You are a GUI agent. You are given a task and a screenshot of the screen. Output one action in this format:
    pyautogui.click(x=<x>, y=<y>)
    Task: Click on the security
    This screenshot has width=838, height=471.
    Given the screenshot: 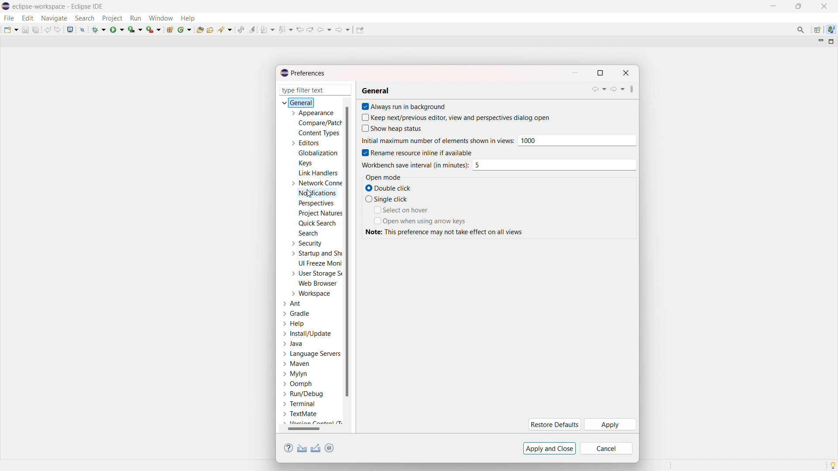 What is the action you would take?
    pyautogui.click(x=306, y=243)
    